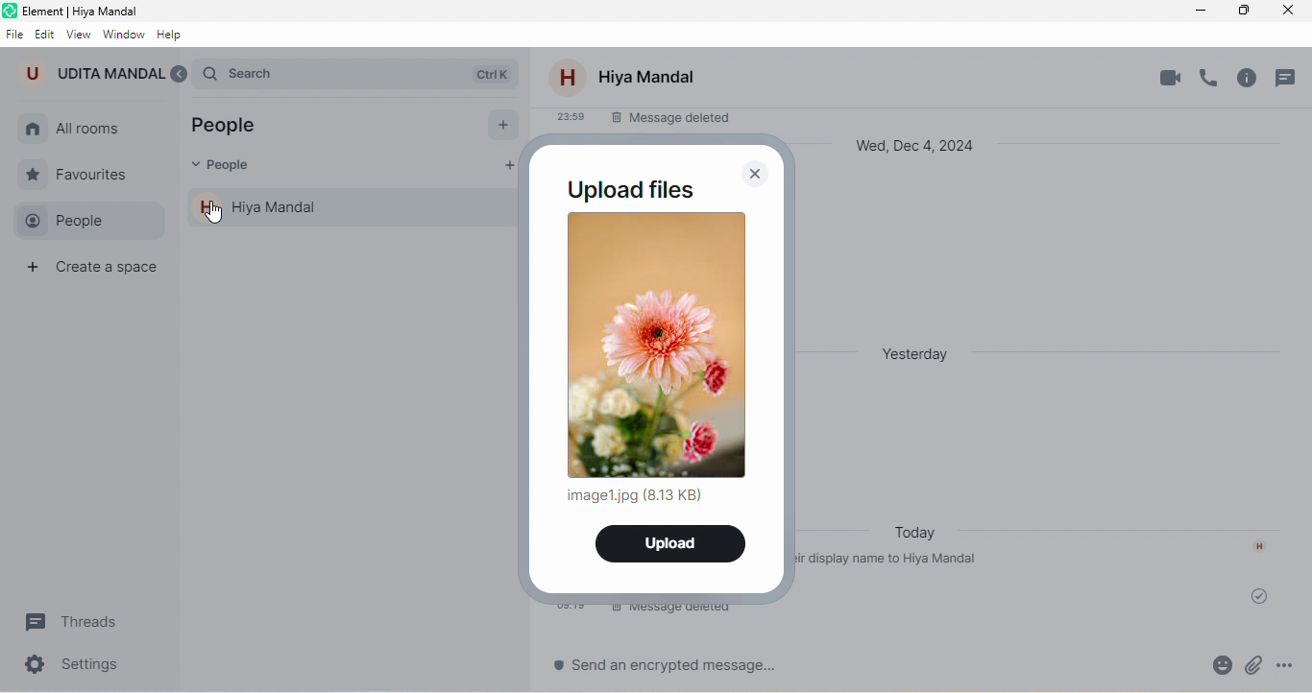 The image size is (1312, 693). What do you see at coordinates (45, 30) in the screenshot?
I see `edit` at bounding box center [45, 30].